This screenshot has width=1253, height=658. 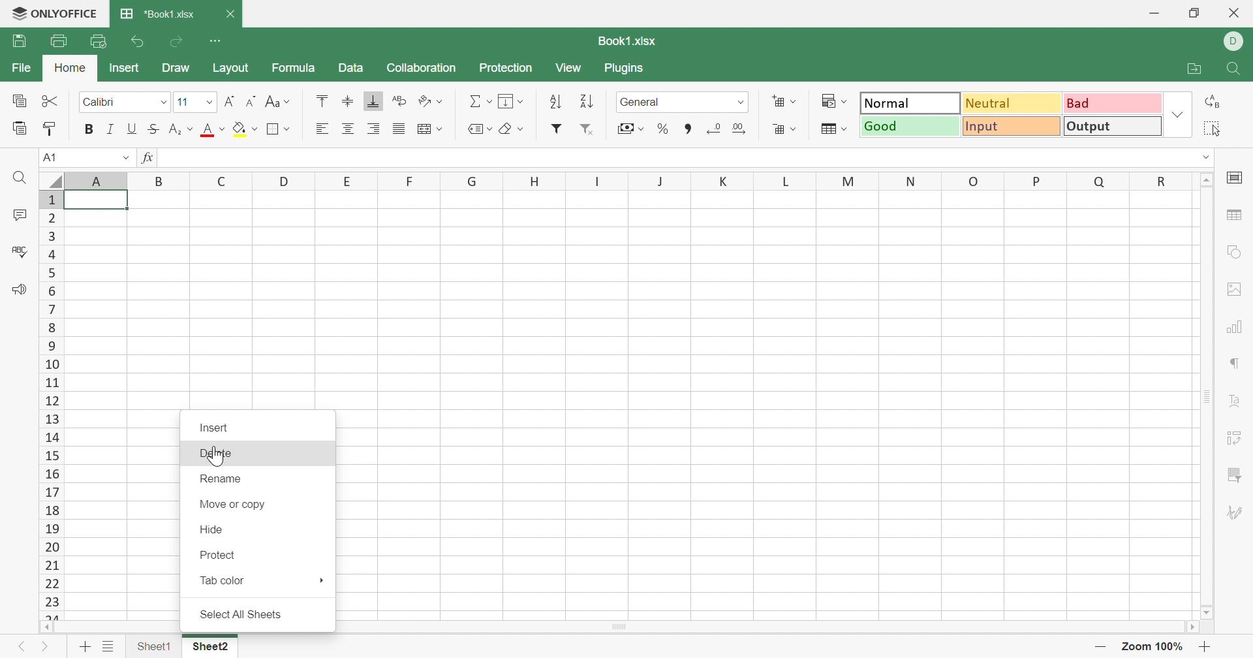 What do you see at coordinates (1235, 397) in the screenshot?
I see `Text Art settings` at bounding box center [1235, 397].